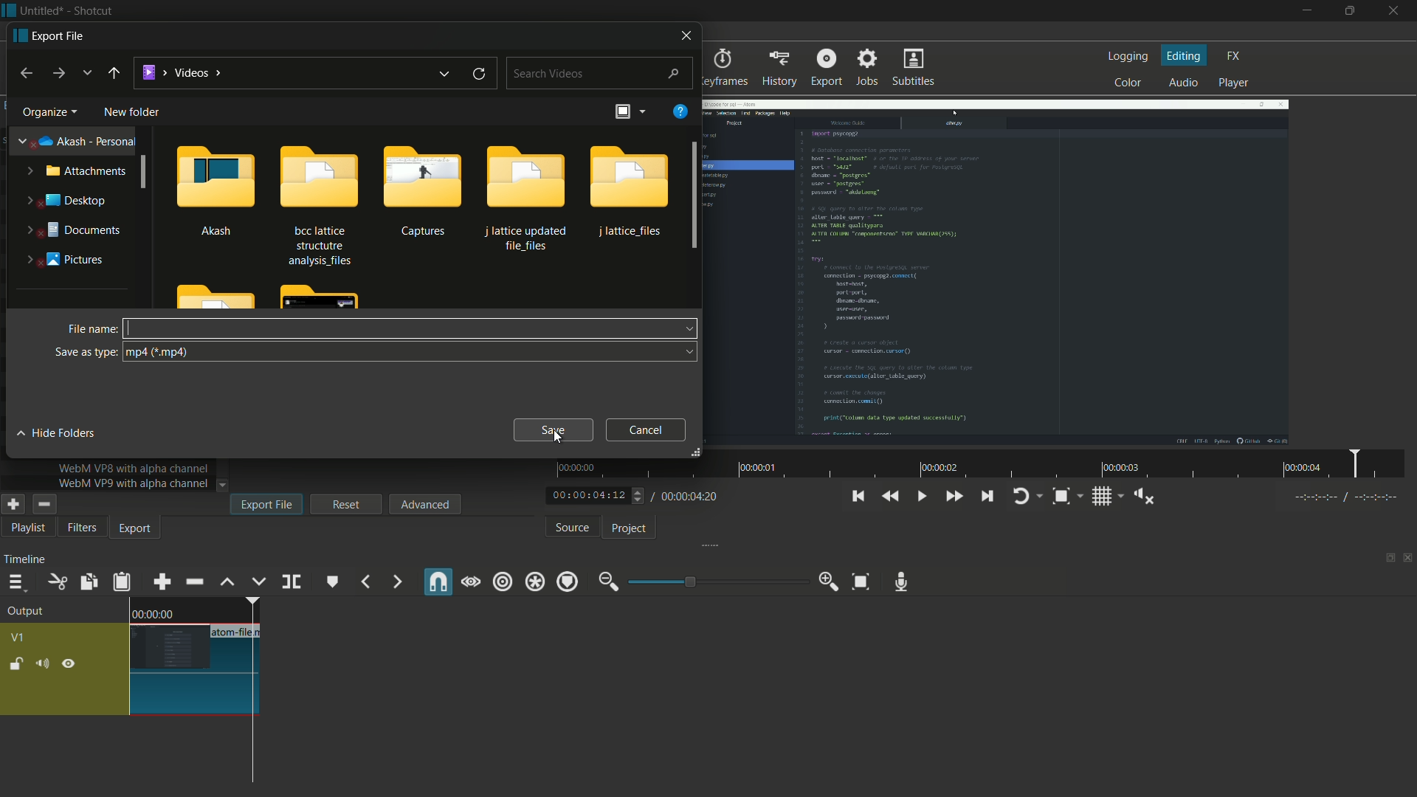 Image resolution: width=1417 pixels, height=797 pixels. Describe the element at coordinates (606, 582) in the screenshot. I see `zoom out` at that location.